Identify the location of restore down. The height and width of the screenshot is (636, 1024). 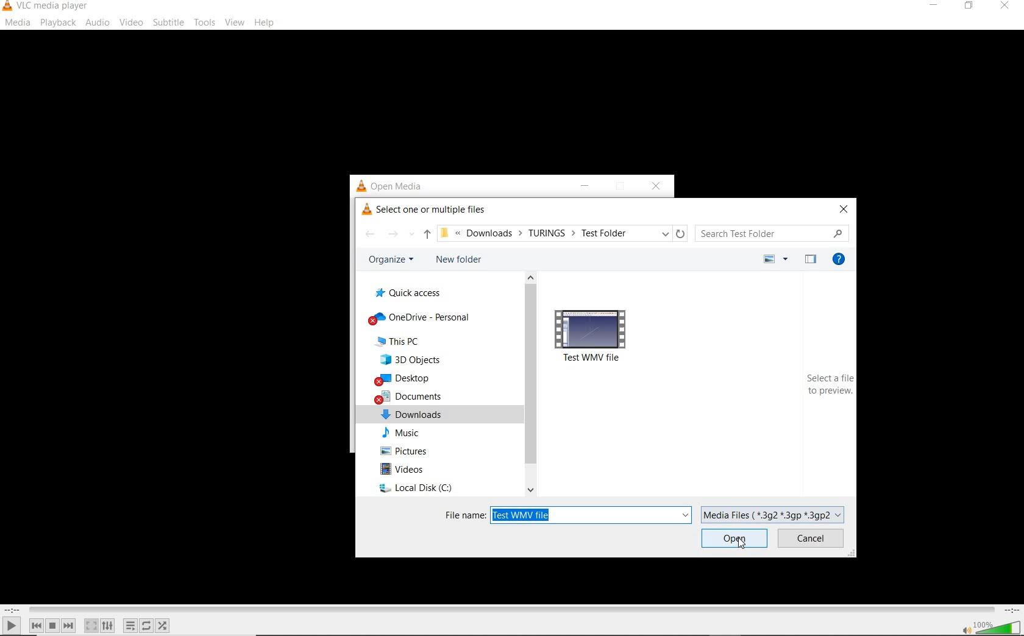
(971, 6).